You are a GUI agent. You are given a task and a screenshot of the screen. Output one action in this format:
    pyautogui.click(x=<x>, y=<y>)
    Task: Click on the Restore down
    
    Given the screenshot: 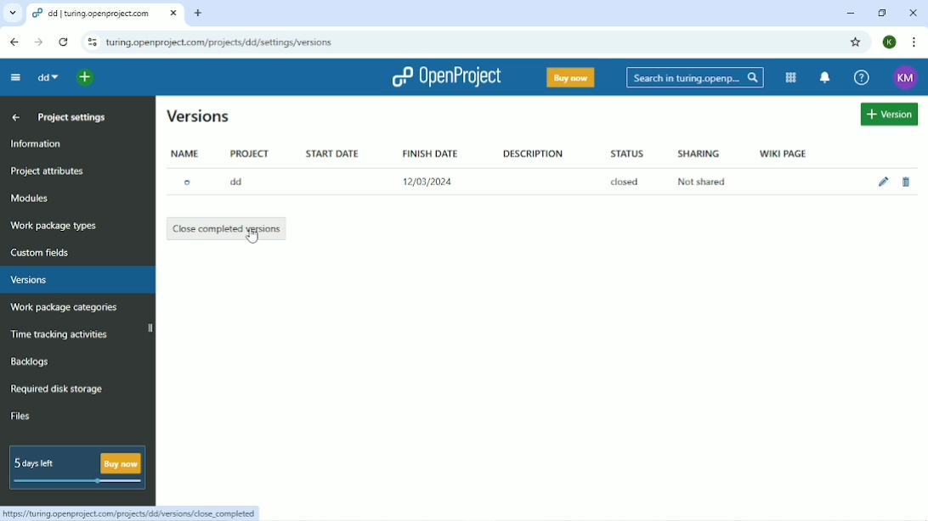 What is the action you would take?
    pyautogui.click(x=885, y=14)
    